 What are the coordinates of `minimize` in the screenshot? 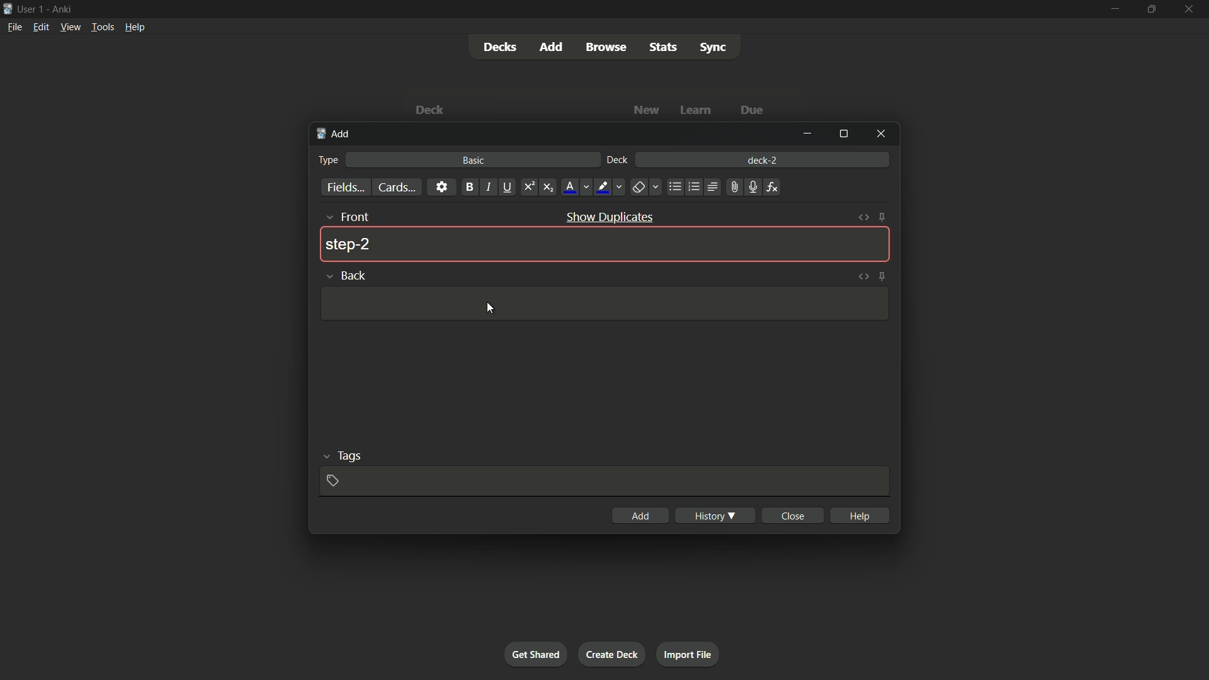 It's located at (1116, 8).